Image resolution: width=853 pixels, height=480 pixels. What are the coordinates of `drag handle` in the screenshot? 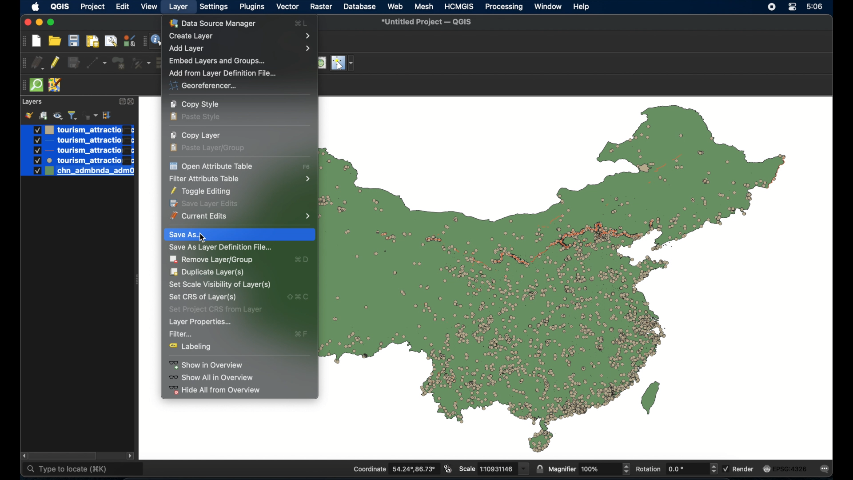 It's located at (22, 85).